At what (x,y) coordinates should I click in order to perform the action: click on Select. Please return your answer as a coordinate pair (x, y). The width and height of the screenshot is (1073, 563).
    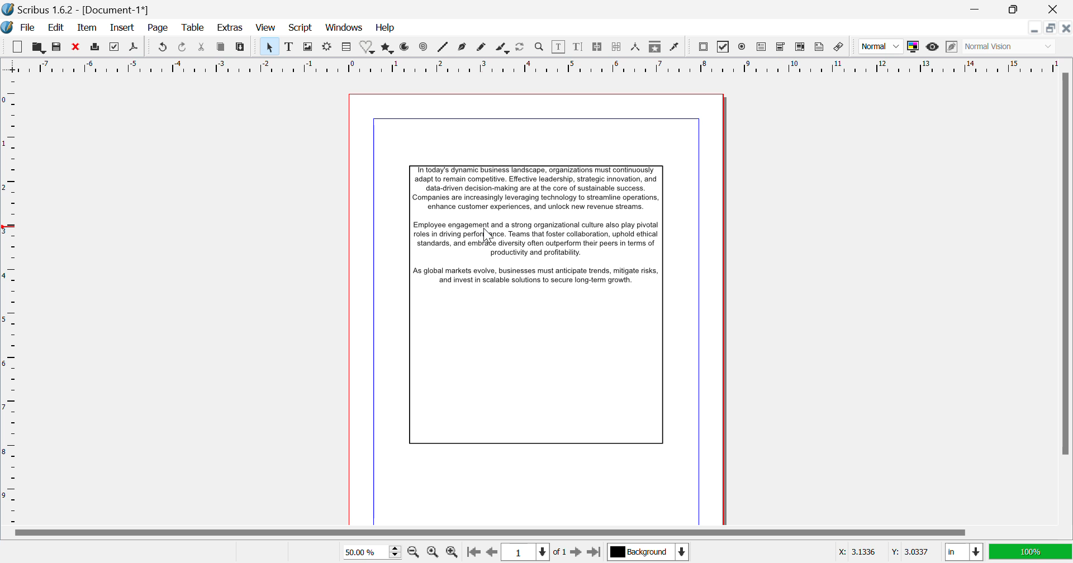
    Looking at the image, I should click on (270, 46).